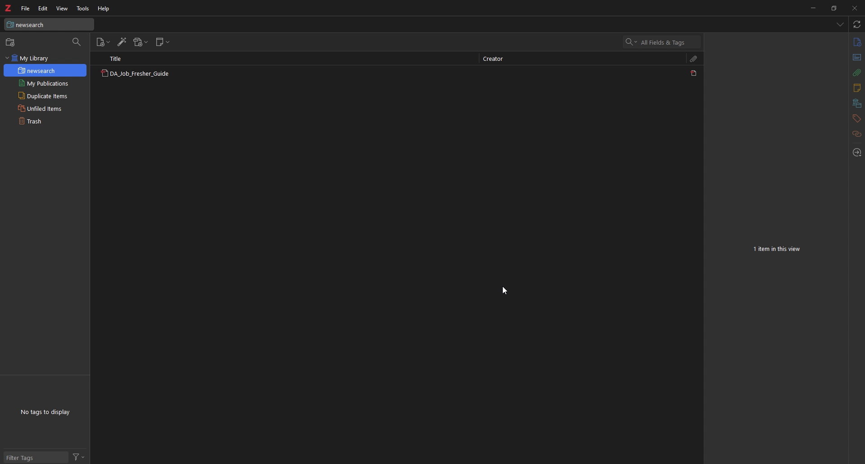  Describe the element at coordinates (49, 24) in the screenshot. I see `test search` at that location.